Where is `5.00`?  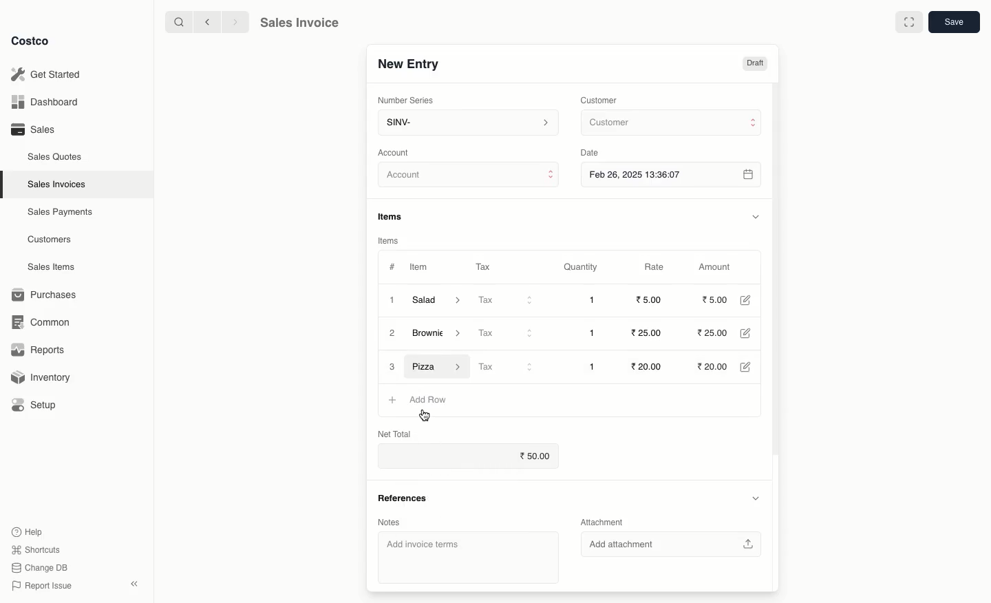 5.00 is located at coordinates (715, 299).